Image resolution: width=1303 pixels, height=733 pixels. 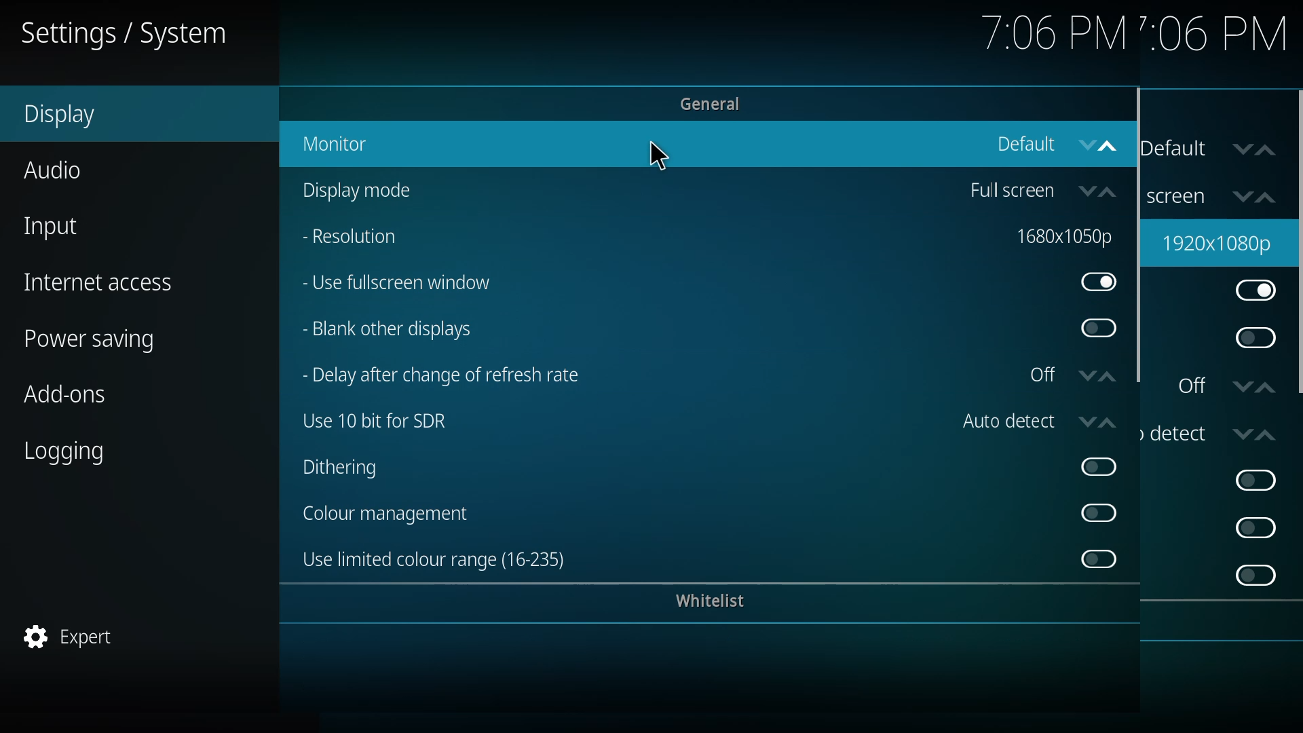 I want to click on enable, so click(x=1253, y=338).